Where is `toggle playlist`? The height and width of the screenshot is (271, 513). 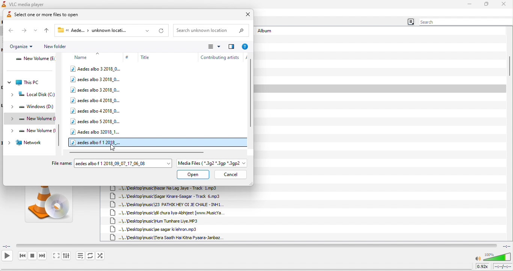
toggle playlist is located at coordinates (80, 256).